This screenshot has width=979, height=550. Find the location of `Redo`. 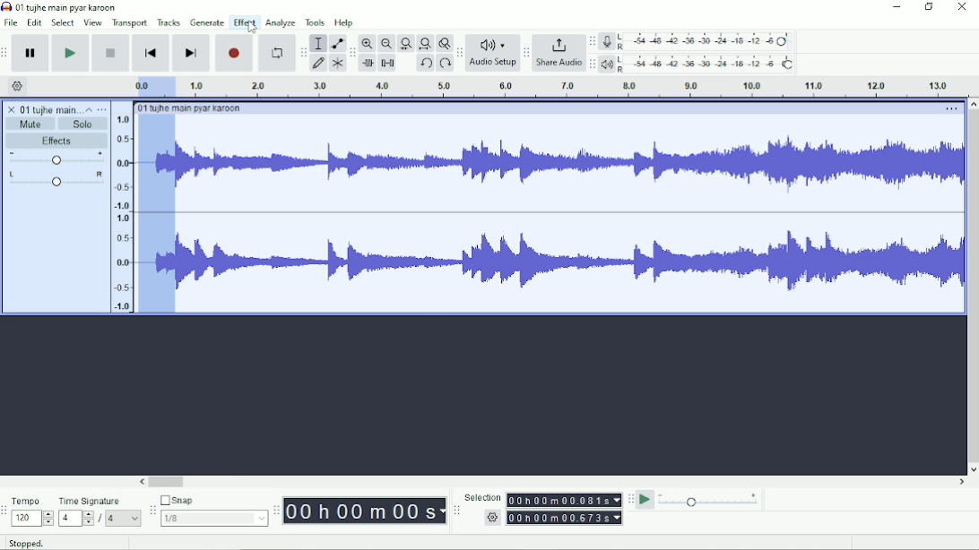

Redo is located at coordinates (445, 64).